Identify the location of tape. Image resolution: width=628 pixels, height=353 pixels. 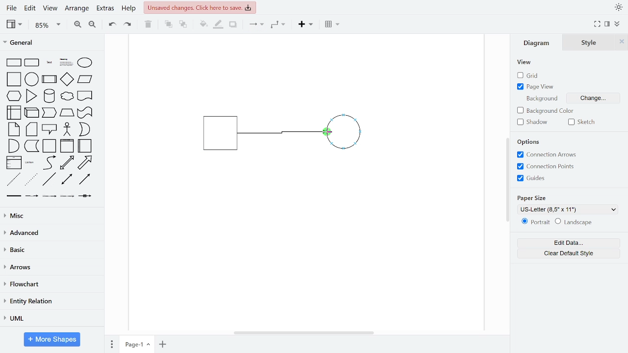
(84, 113).